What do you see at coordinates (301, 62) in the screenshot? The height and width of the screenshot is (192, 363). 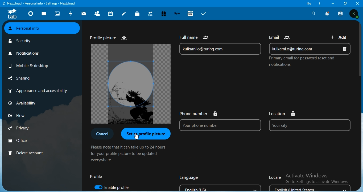 I see `text` at bounding box center [301, 62].